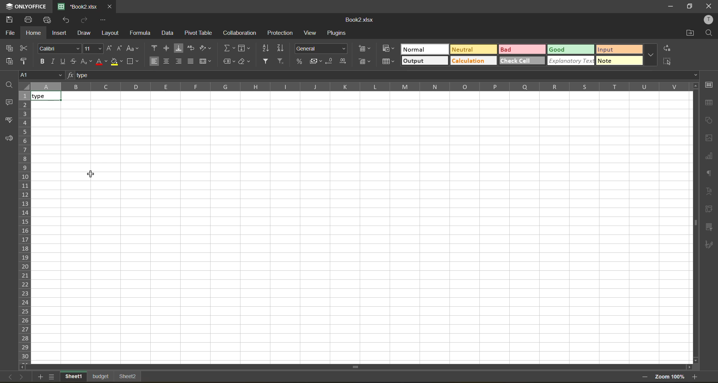 The image size is (718, 383). What do you see at coordinates (8, 62) in the screenshot?
I see `paste` at bounding box center [8, 62].